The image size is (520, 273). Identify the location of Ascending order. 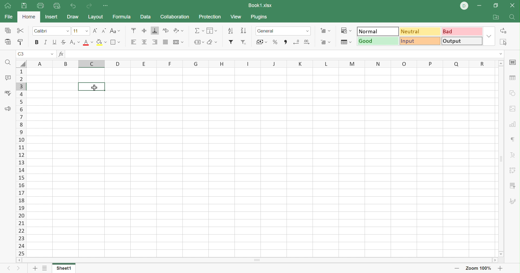
(231, 30).